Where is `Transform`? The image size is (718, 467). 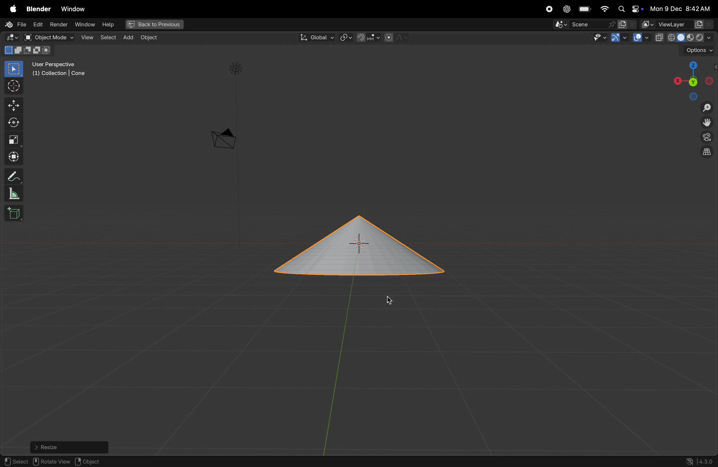
Transform is located at coordinates (13, 156).